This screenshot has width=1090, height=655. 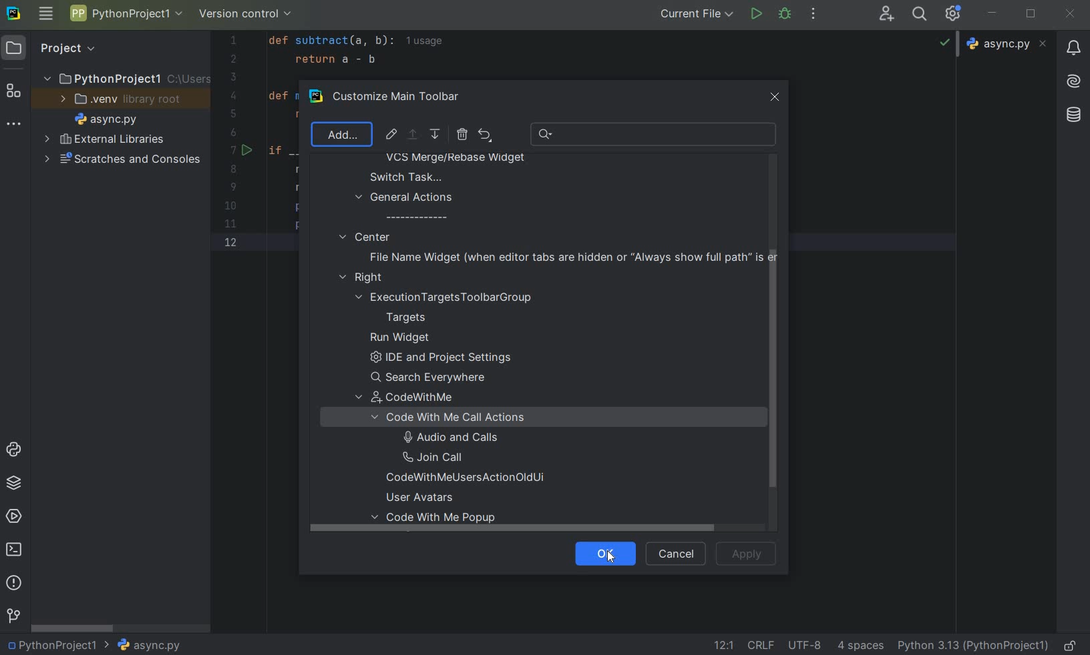 I want to click on MOVE DOWN, so click(x=436, y=135).